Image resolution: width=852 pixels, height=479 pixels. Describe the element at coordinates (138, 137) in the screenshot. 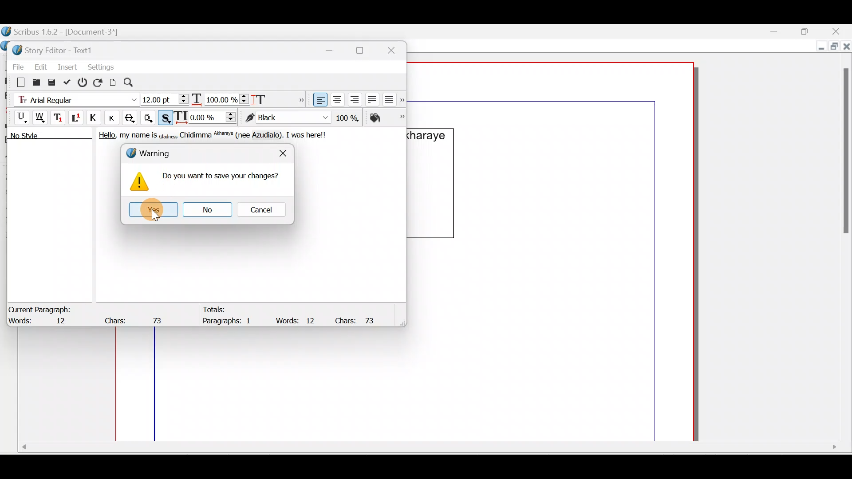

I see `my name is` at that location.